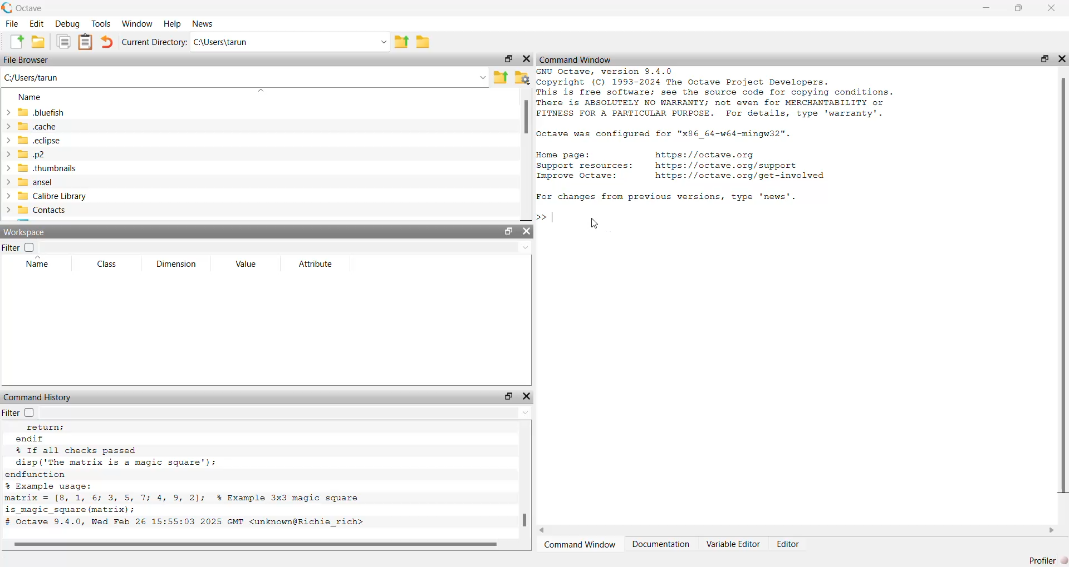 The image size is (1069, 567). Describe the element at coordinates (39, 168) in the screenshot. I see `.thumbnails` at that location.